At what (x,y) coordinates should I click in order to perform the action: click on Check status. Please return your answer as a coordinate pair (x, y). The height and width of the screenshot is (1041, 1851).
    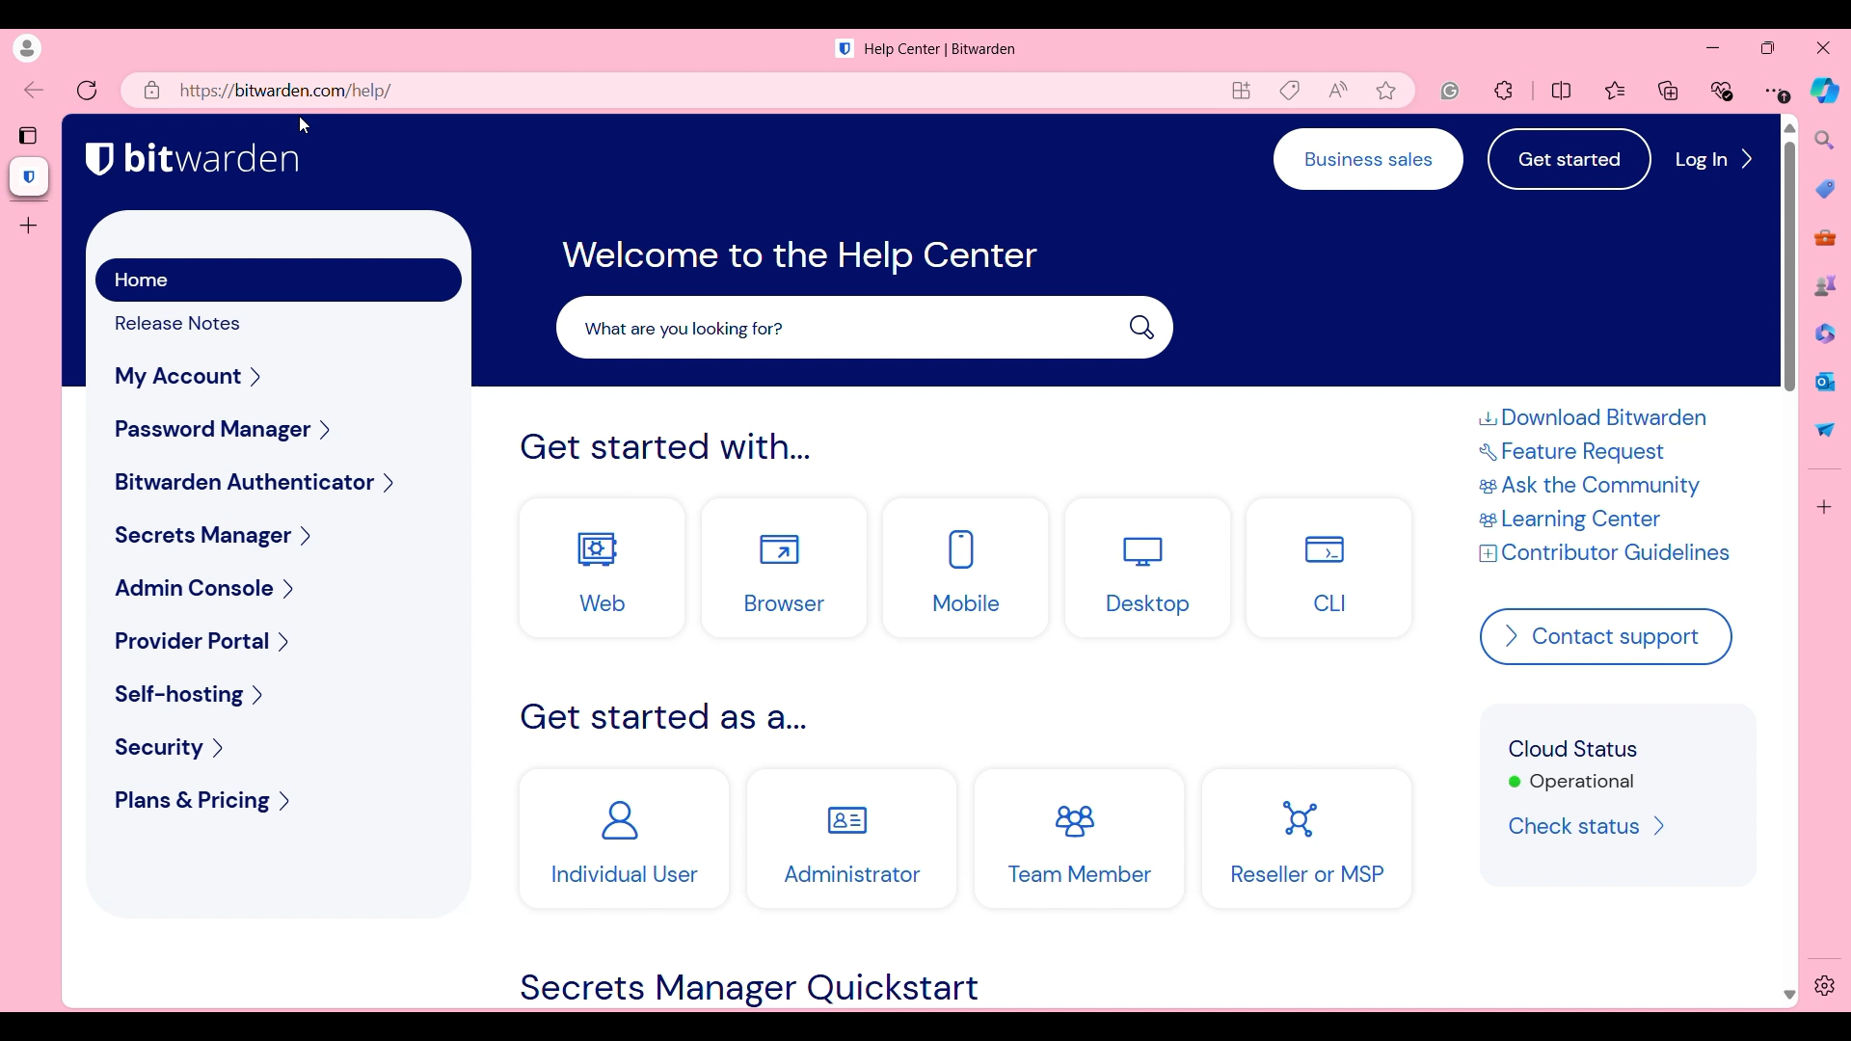
    Looking at the image, I should click on (1592, 826).